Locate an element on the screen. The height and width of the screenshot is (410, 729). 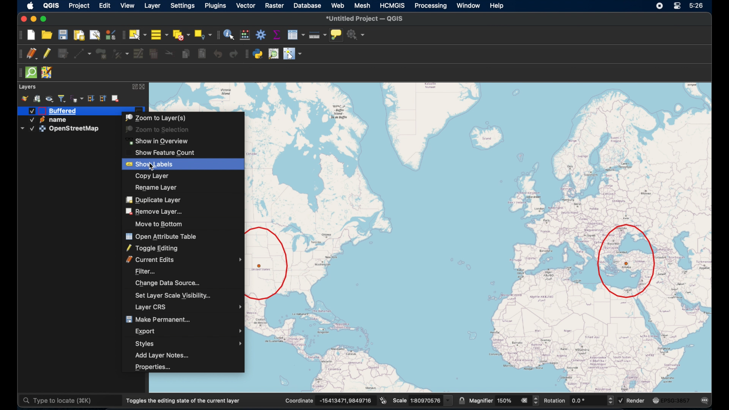
remove layer/group is located at coordinates (117, 98).